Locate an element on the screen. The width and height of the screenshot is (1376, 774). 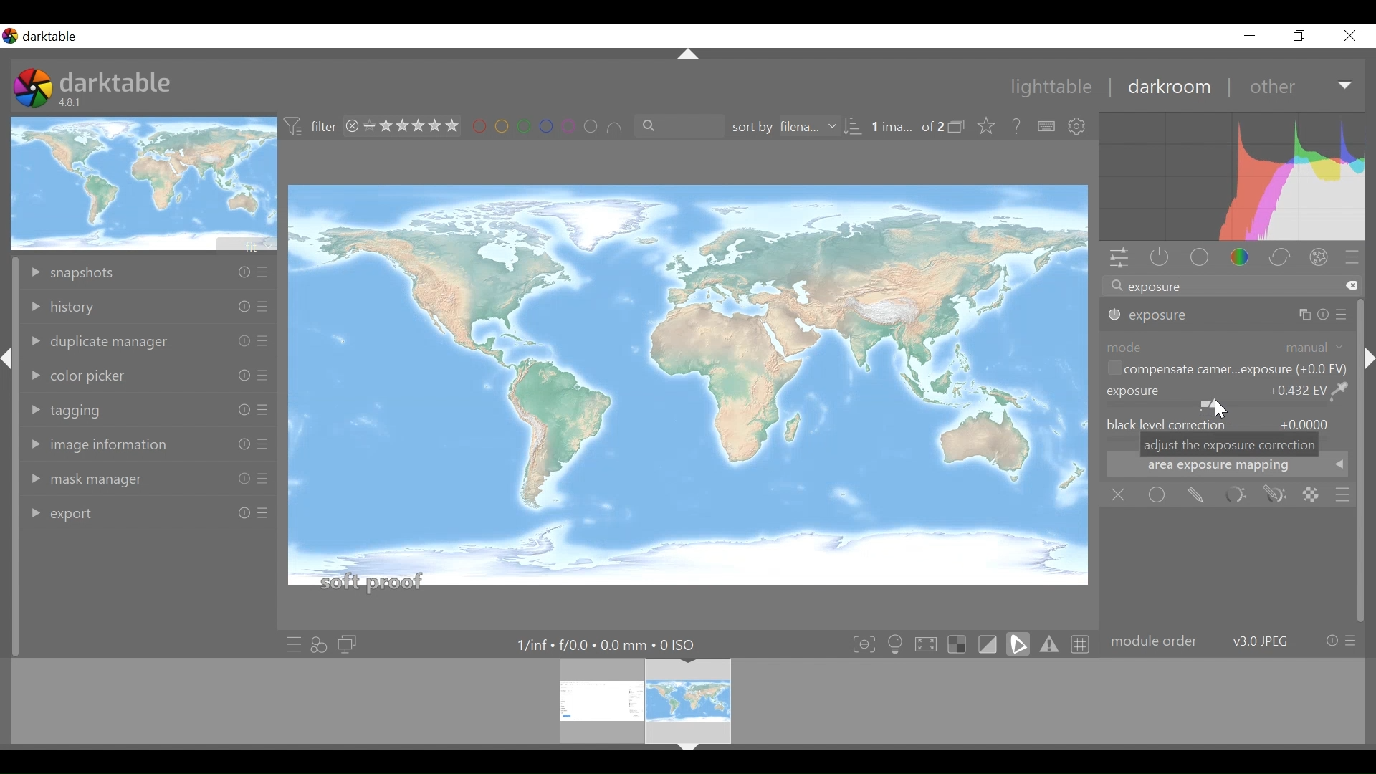
export is located at coordinates (71, 512).